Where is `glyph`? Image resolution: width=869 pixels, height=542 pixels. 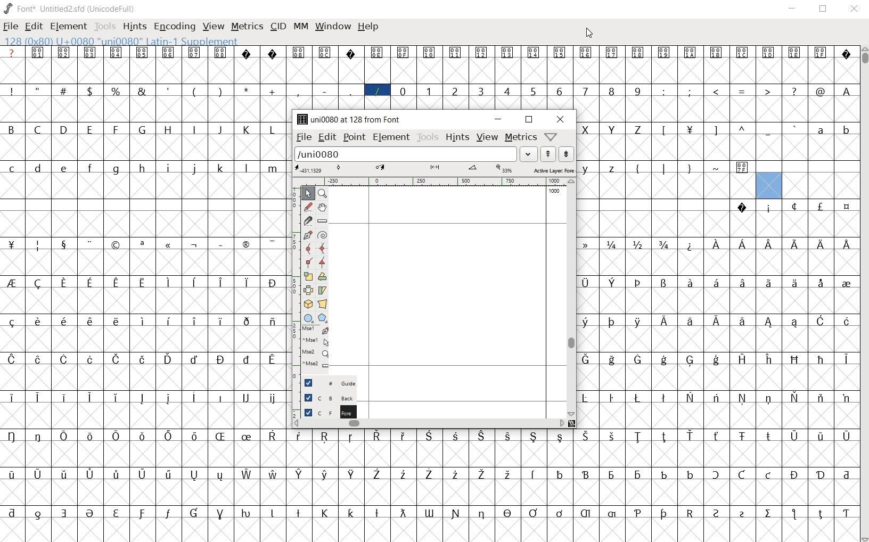 glyph is located at coordinates (247, 474).